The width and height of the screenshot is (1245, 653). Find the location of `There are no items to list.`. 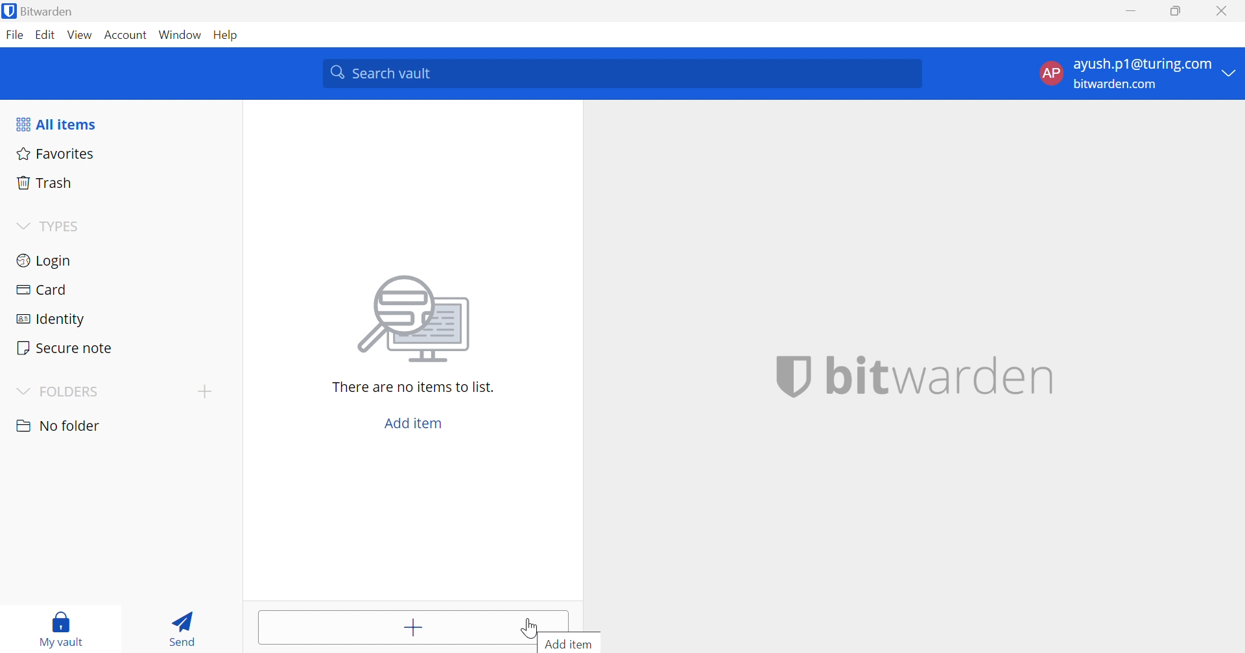

There are no items to list. is located at coordinates (413, 387).